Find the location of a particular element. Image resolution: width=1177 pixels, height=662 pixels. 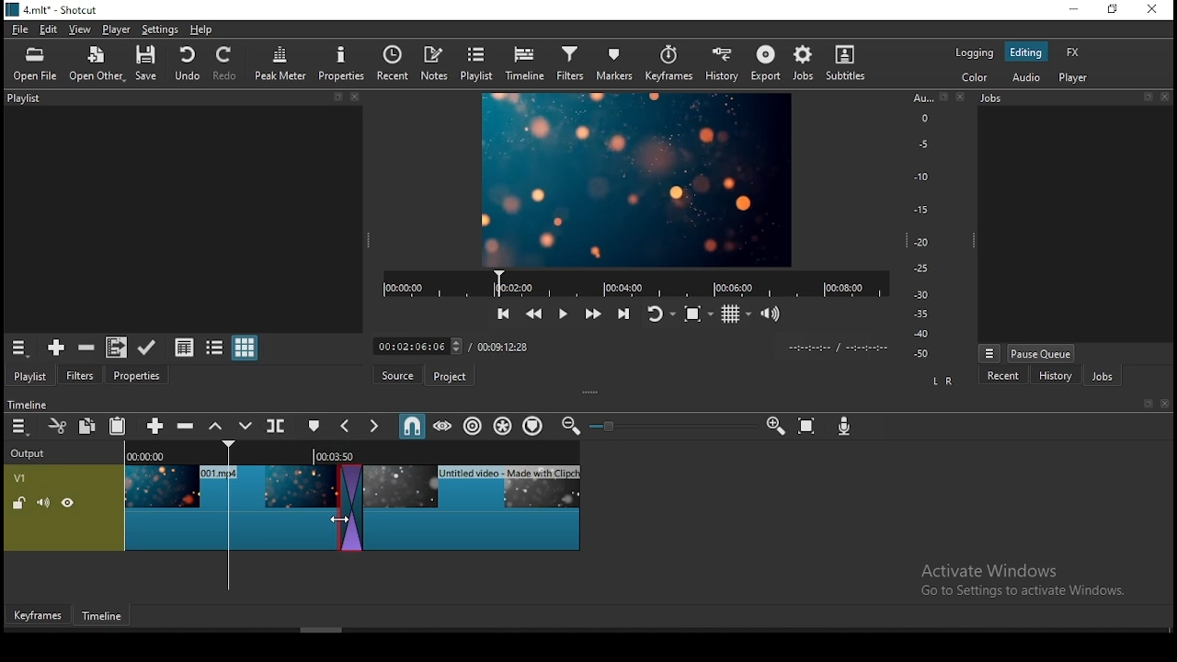

toggle grids display is located at coordinates (736, 314).